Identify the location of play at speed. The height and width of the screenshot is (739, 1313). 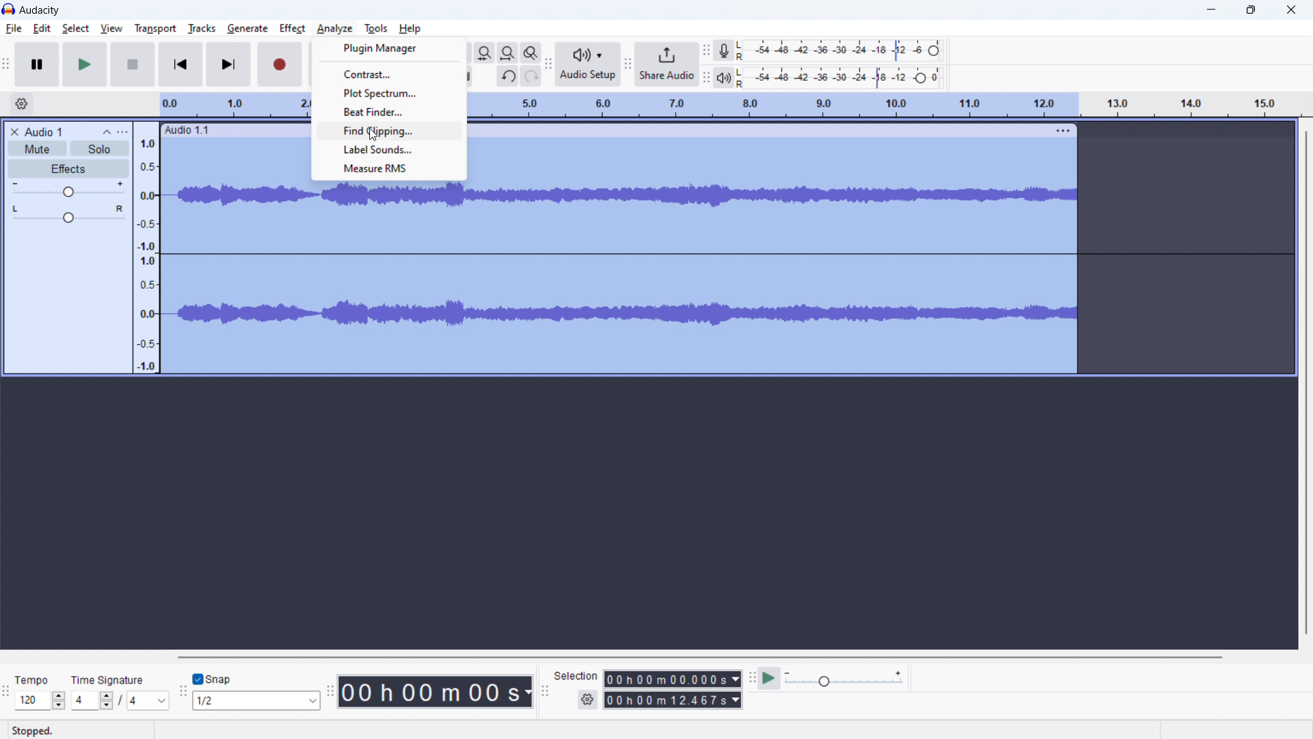
(769, 678).